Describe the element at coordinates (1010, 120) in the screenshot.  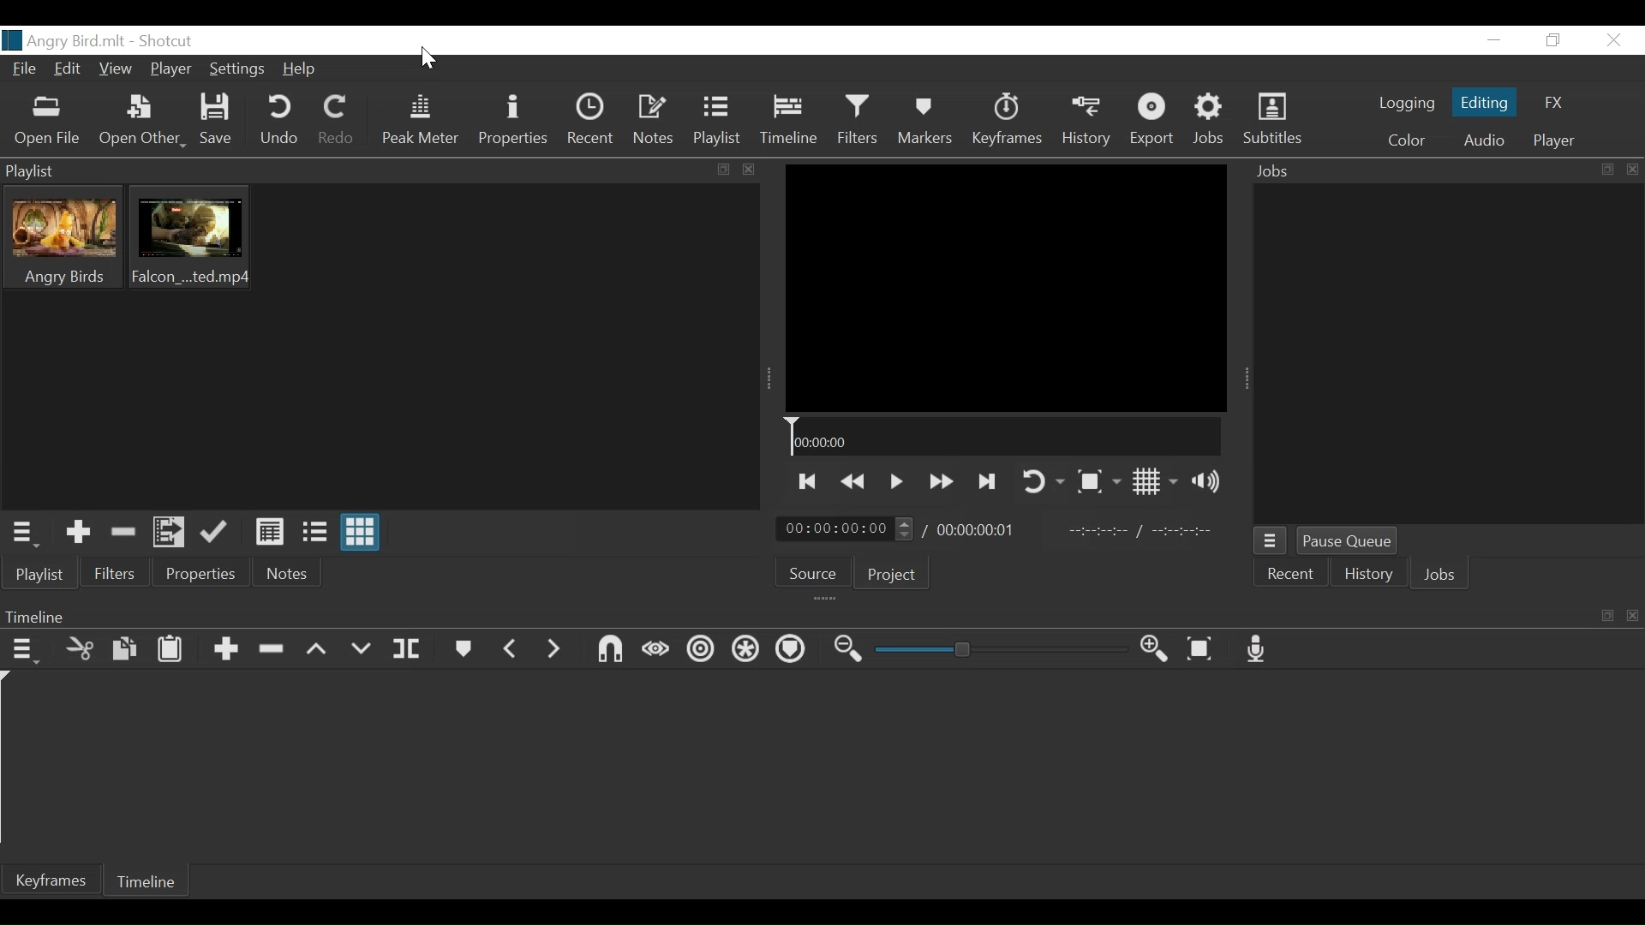
I see `Keyframes` at that location.